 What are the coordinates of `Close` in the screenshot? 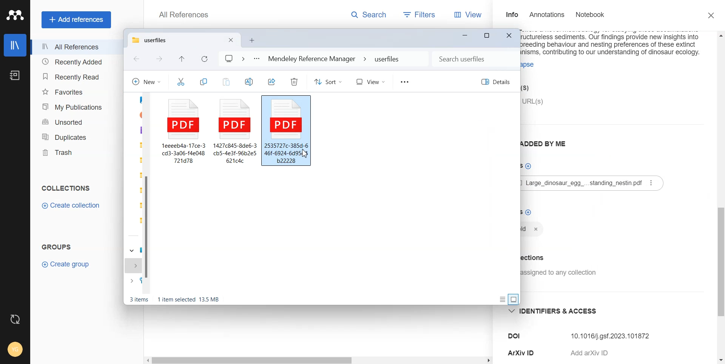 It's located at (713, 16).